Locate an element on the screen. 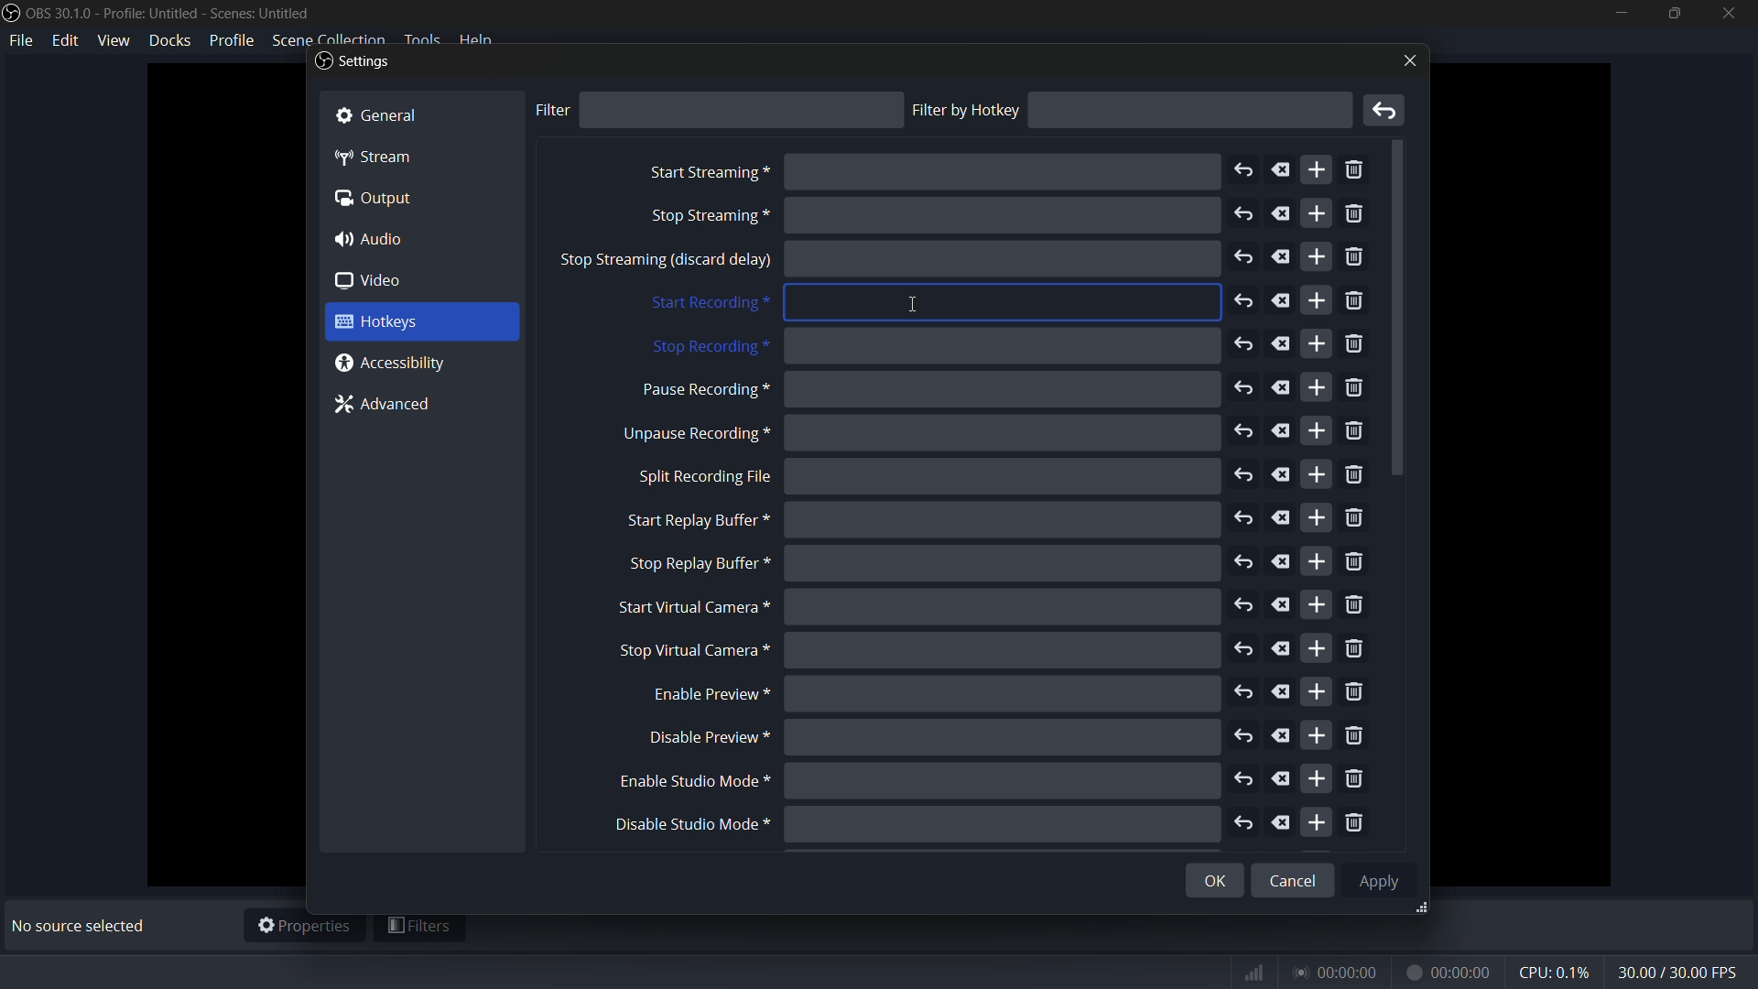  7% Advanced is located at coordinates (391, 407).